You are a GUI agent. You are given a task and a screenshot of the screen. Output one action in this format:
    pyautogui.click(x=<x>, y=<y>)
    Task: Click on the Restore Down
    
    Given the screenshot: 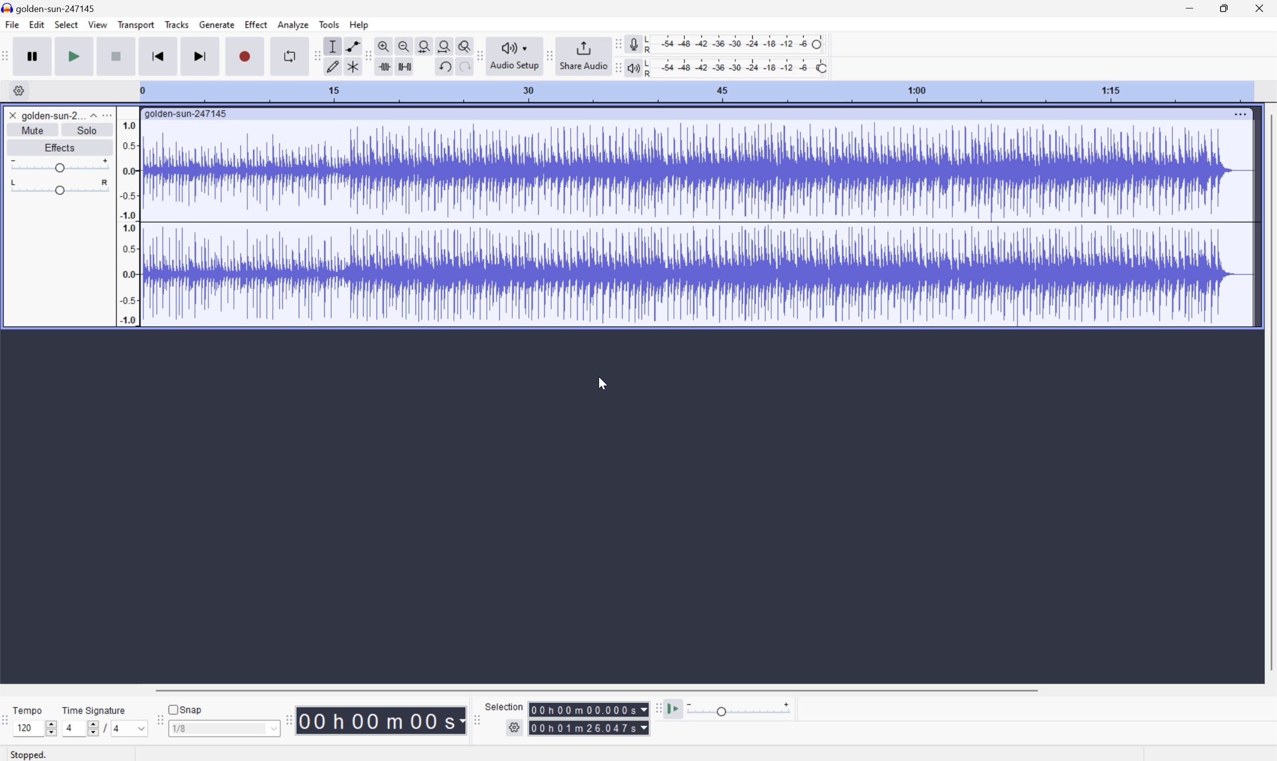 What is the action you would take?
    pyautogui.click(x=1224, y=8)
    